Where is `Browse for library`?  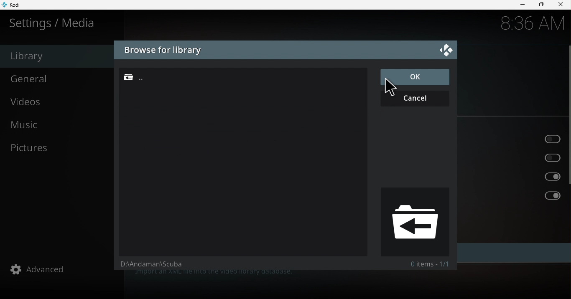
Browse for library is located at coordinates (163, 51).